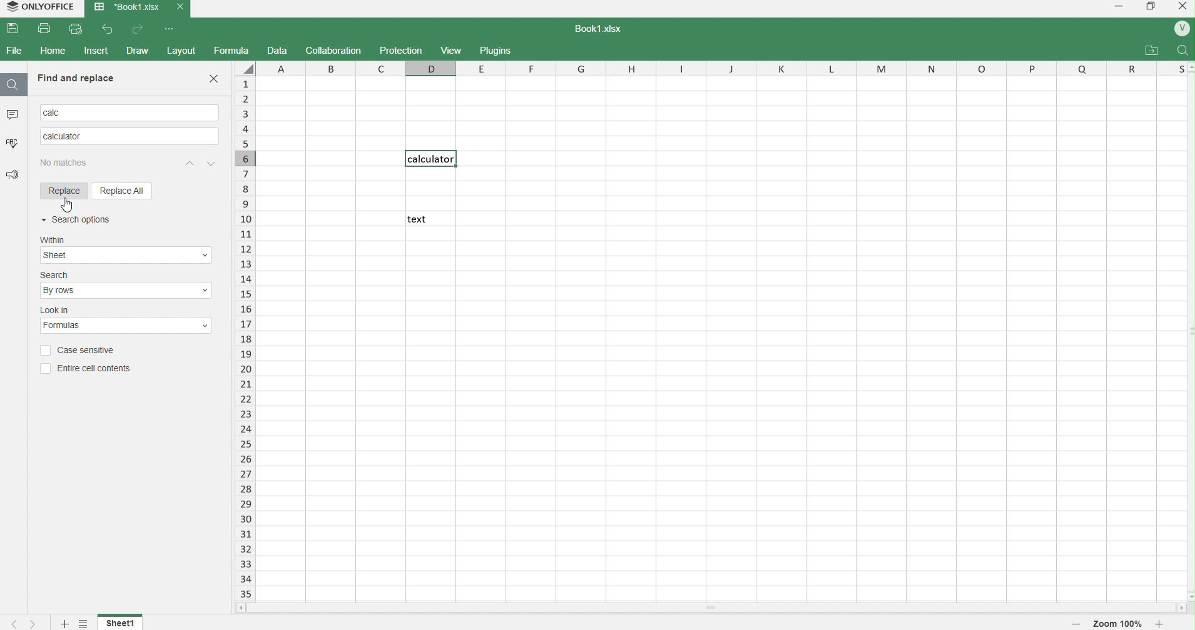  Describe the element at coordinates (126, 255) in the screenshot. I see `Within options` at that location.